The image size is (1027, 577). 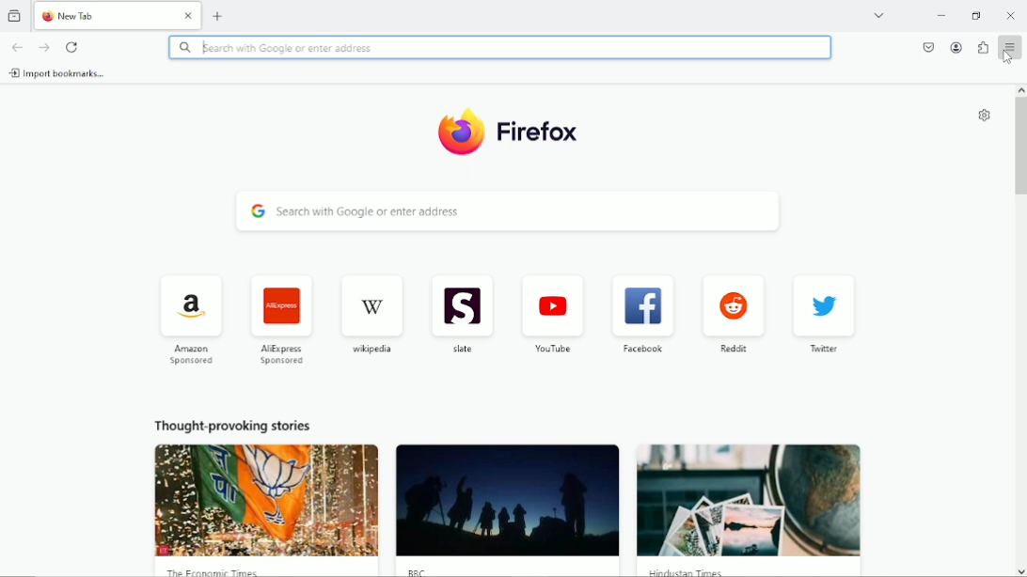 What do you see at coordinates (498, 48) in the screenshot?
I see `search with Google or enter address` at bounding box center [498, 48].